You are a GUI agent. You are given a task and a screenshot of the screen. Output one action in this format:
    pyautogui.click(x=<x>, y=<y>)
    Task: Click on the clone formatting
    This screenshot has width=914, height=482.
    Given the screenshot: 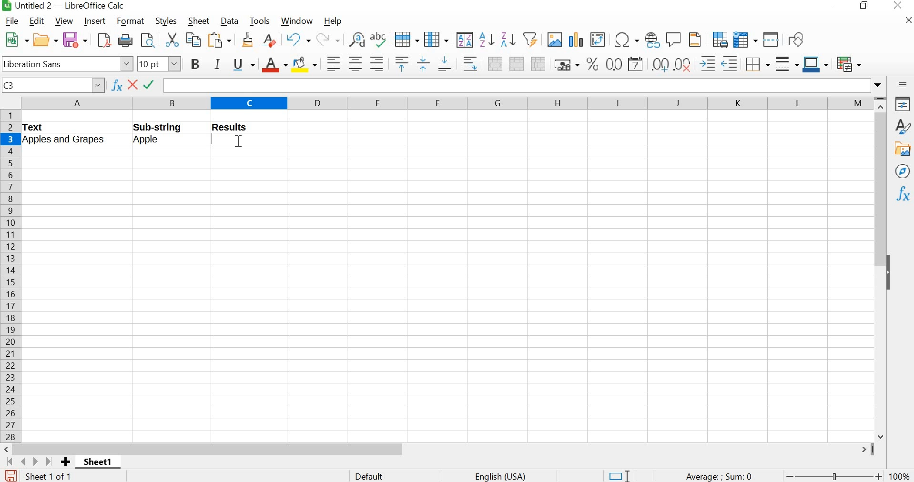 What is the action you would take?
    pyautogui.click(x=247, y=40)
    